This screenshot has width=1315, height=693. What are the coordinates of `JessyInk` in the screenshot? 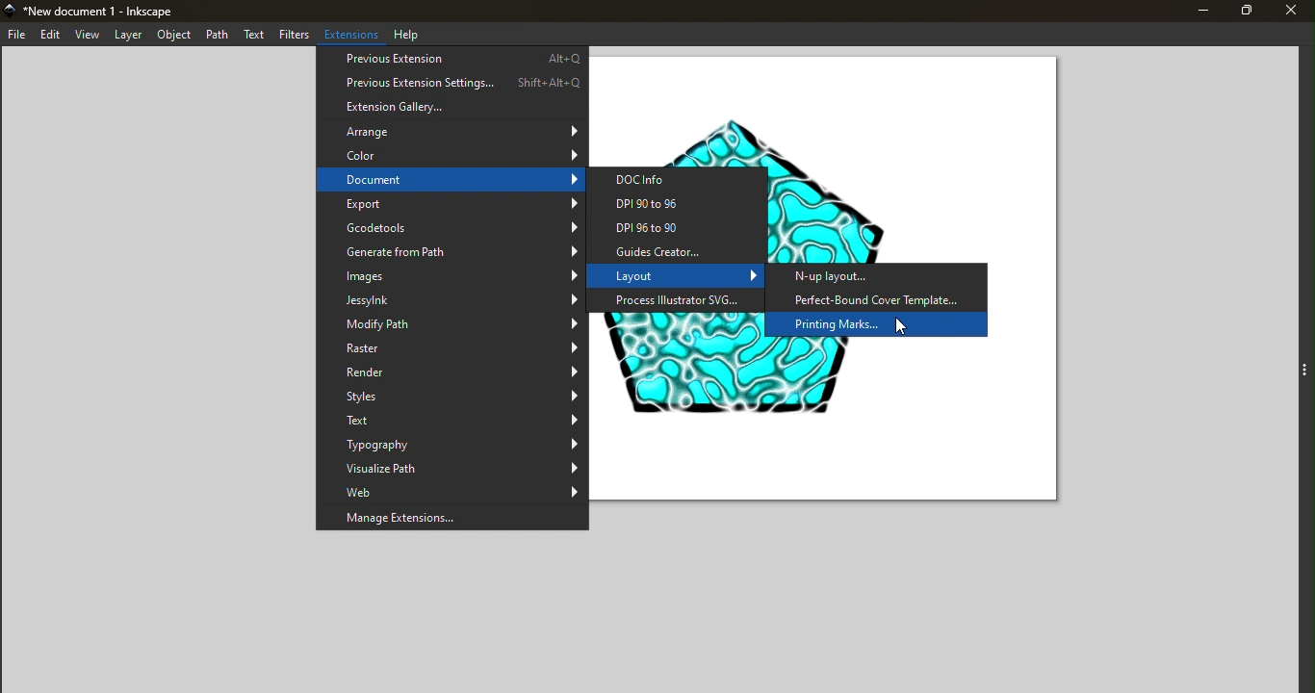 It's located at (451, 299).